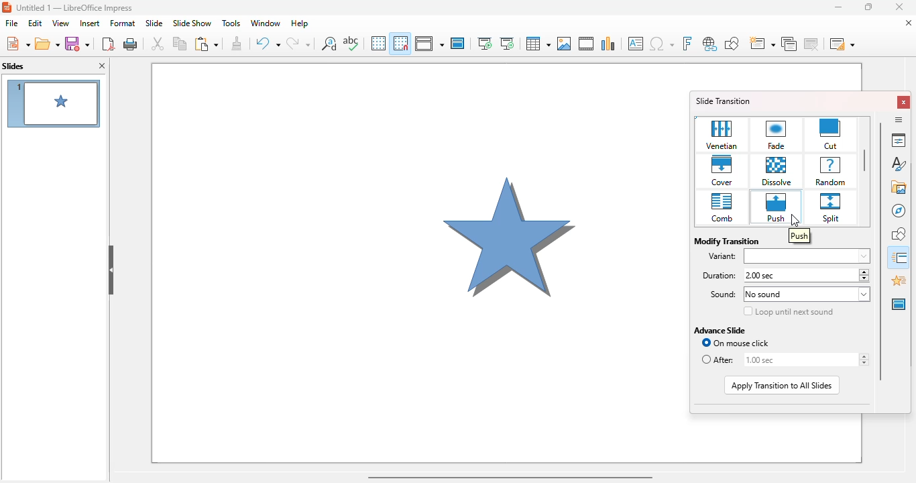 Image resolution: width=916 pixels, height=483 pixels. What do you see at coordinates (718, 295) in the screenshot?
I see `sound` at bounding box center [718, 295].